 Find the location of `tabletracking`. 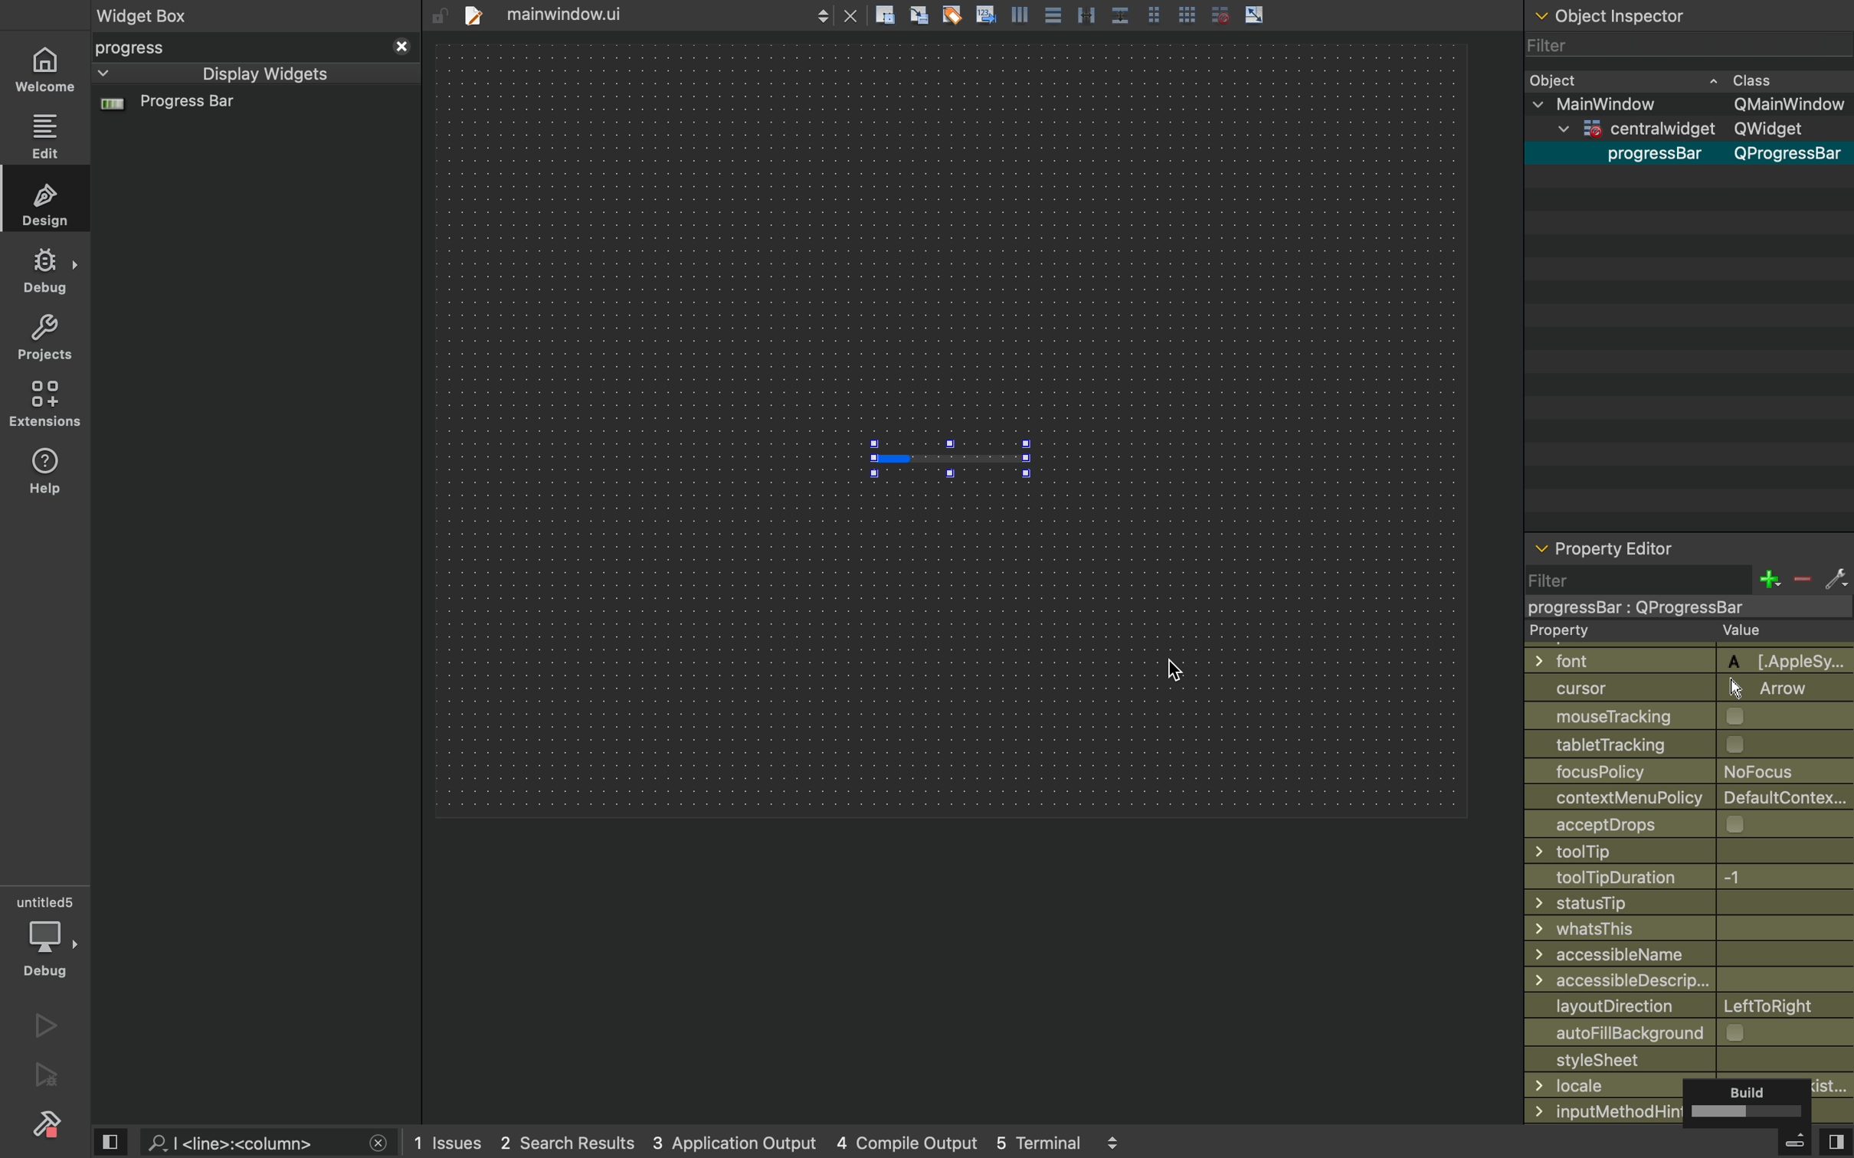

tabletracking is located at coordinates (1690, 744).